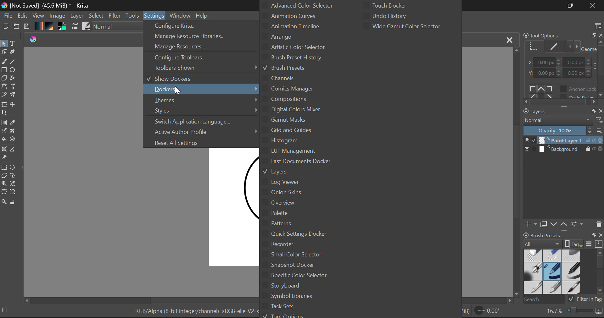 This screenshot has width=604, height=318. I want to click on Bezier Curve, so click(4, 87).